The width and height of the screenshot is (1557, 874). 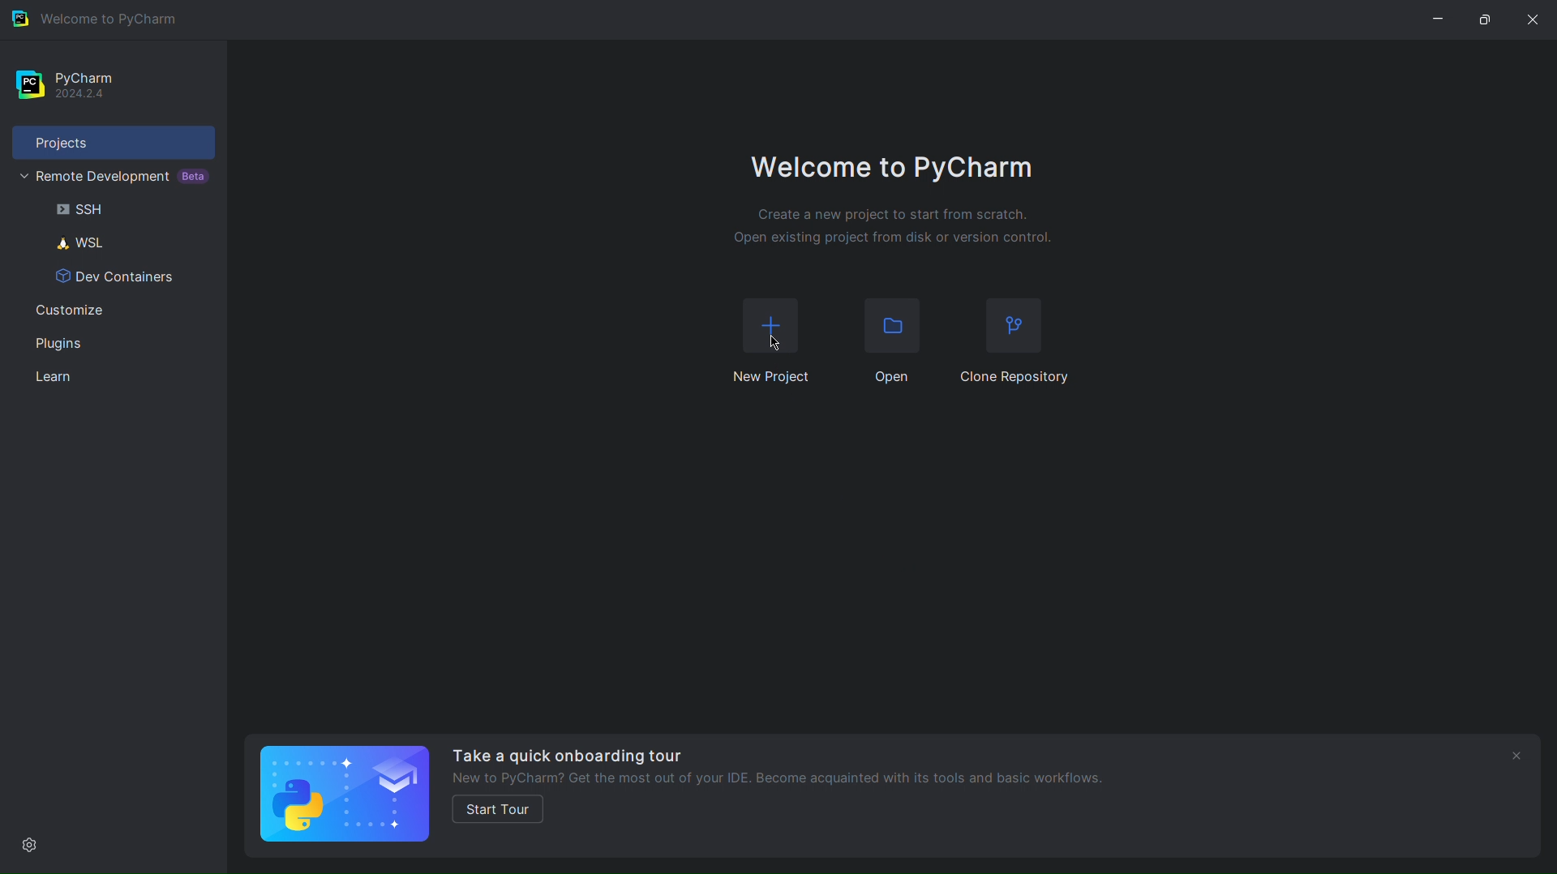 I want to click on Minimize, so click(x=1436, y=20).